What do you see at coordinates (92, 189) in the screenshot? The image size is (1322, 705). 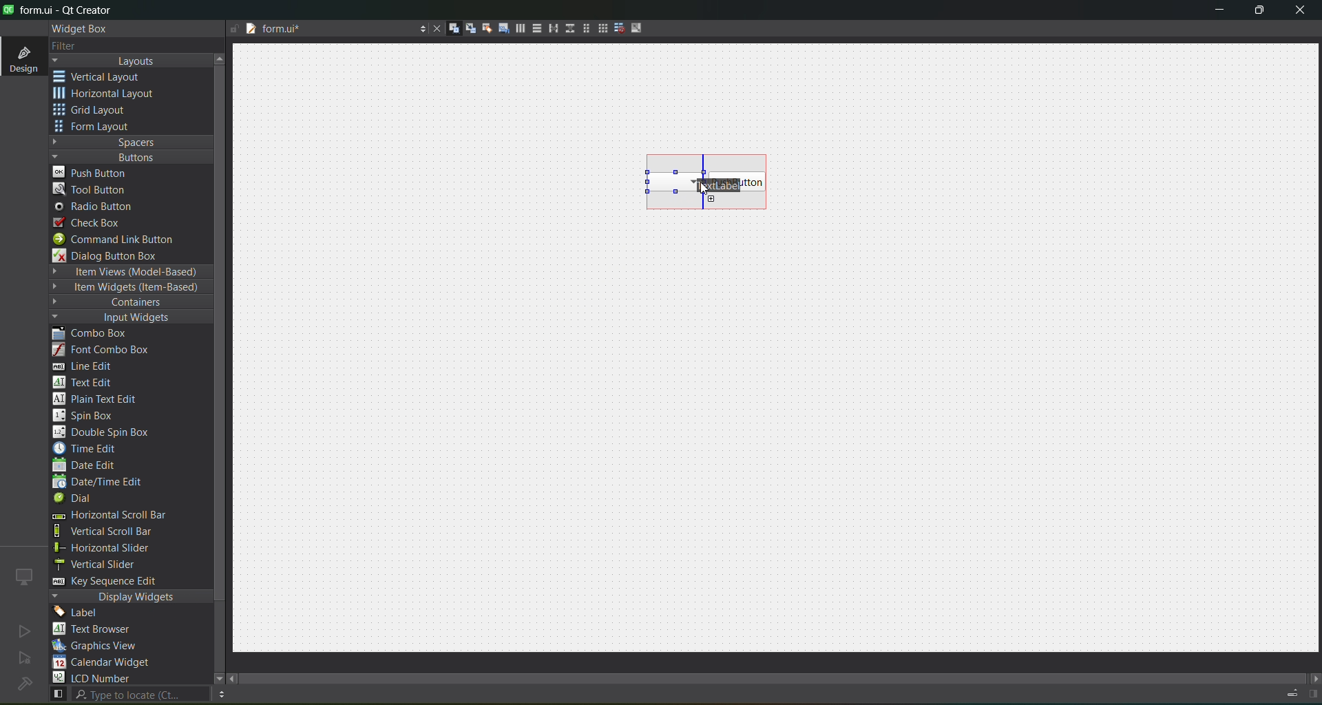 I see `tool` at bounding box center [92, 189].